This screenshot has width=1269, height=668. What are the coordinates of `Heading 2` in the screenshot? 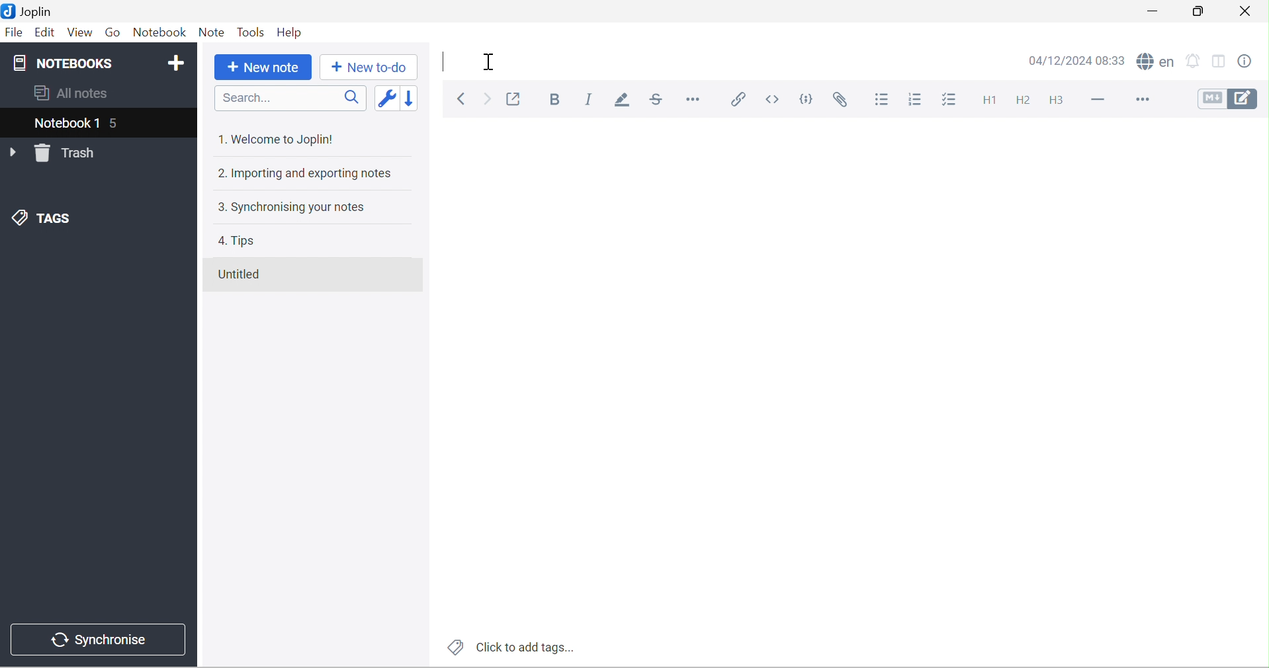 It's located at (1025, 101).